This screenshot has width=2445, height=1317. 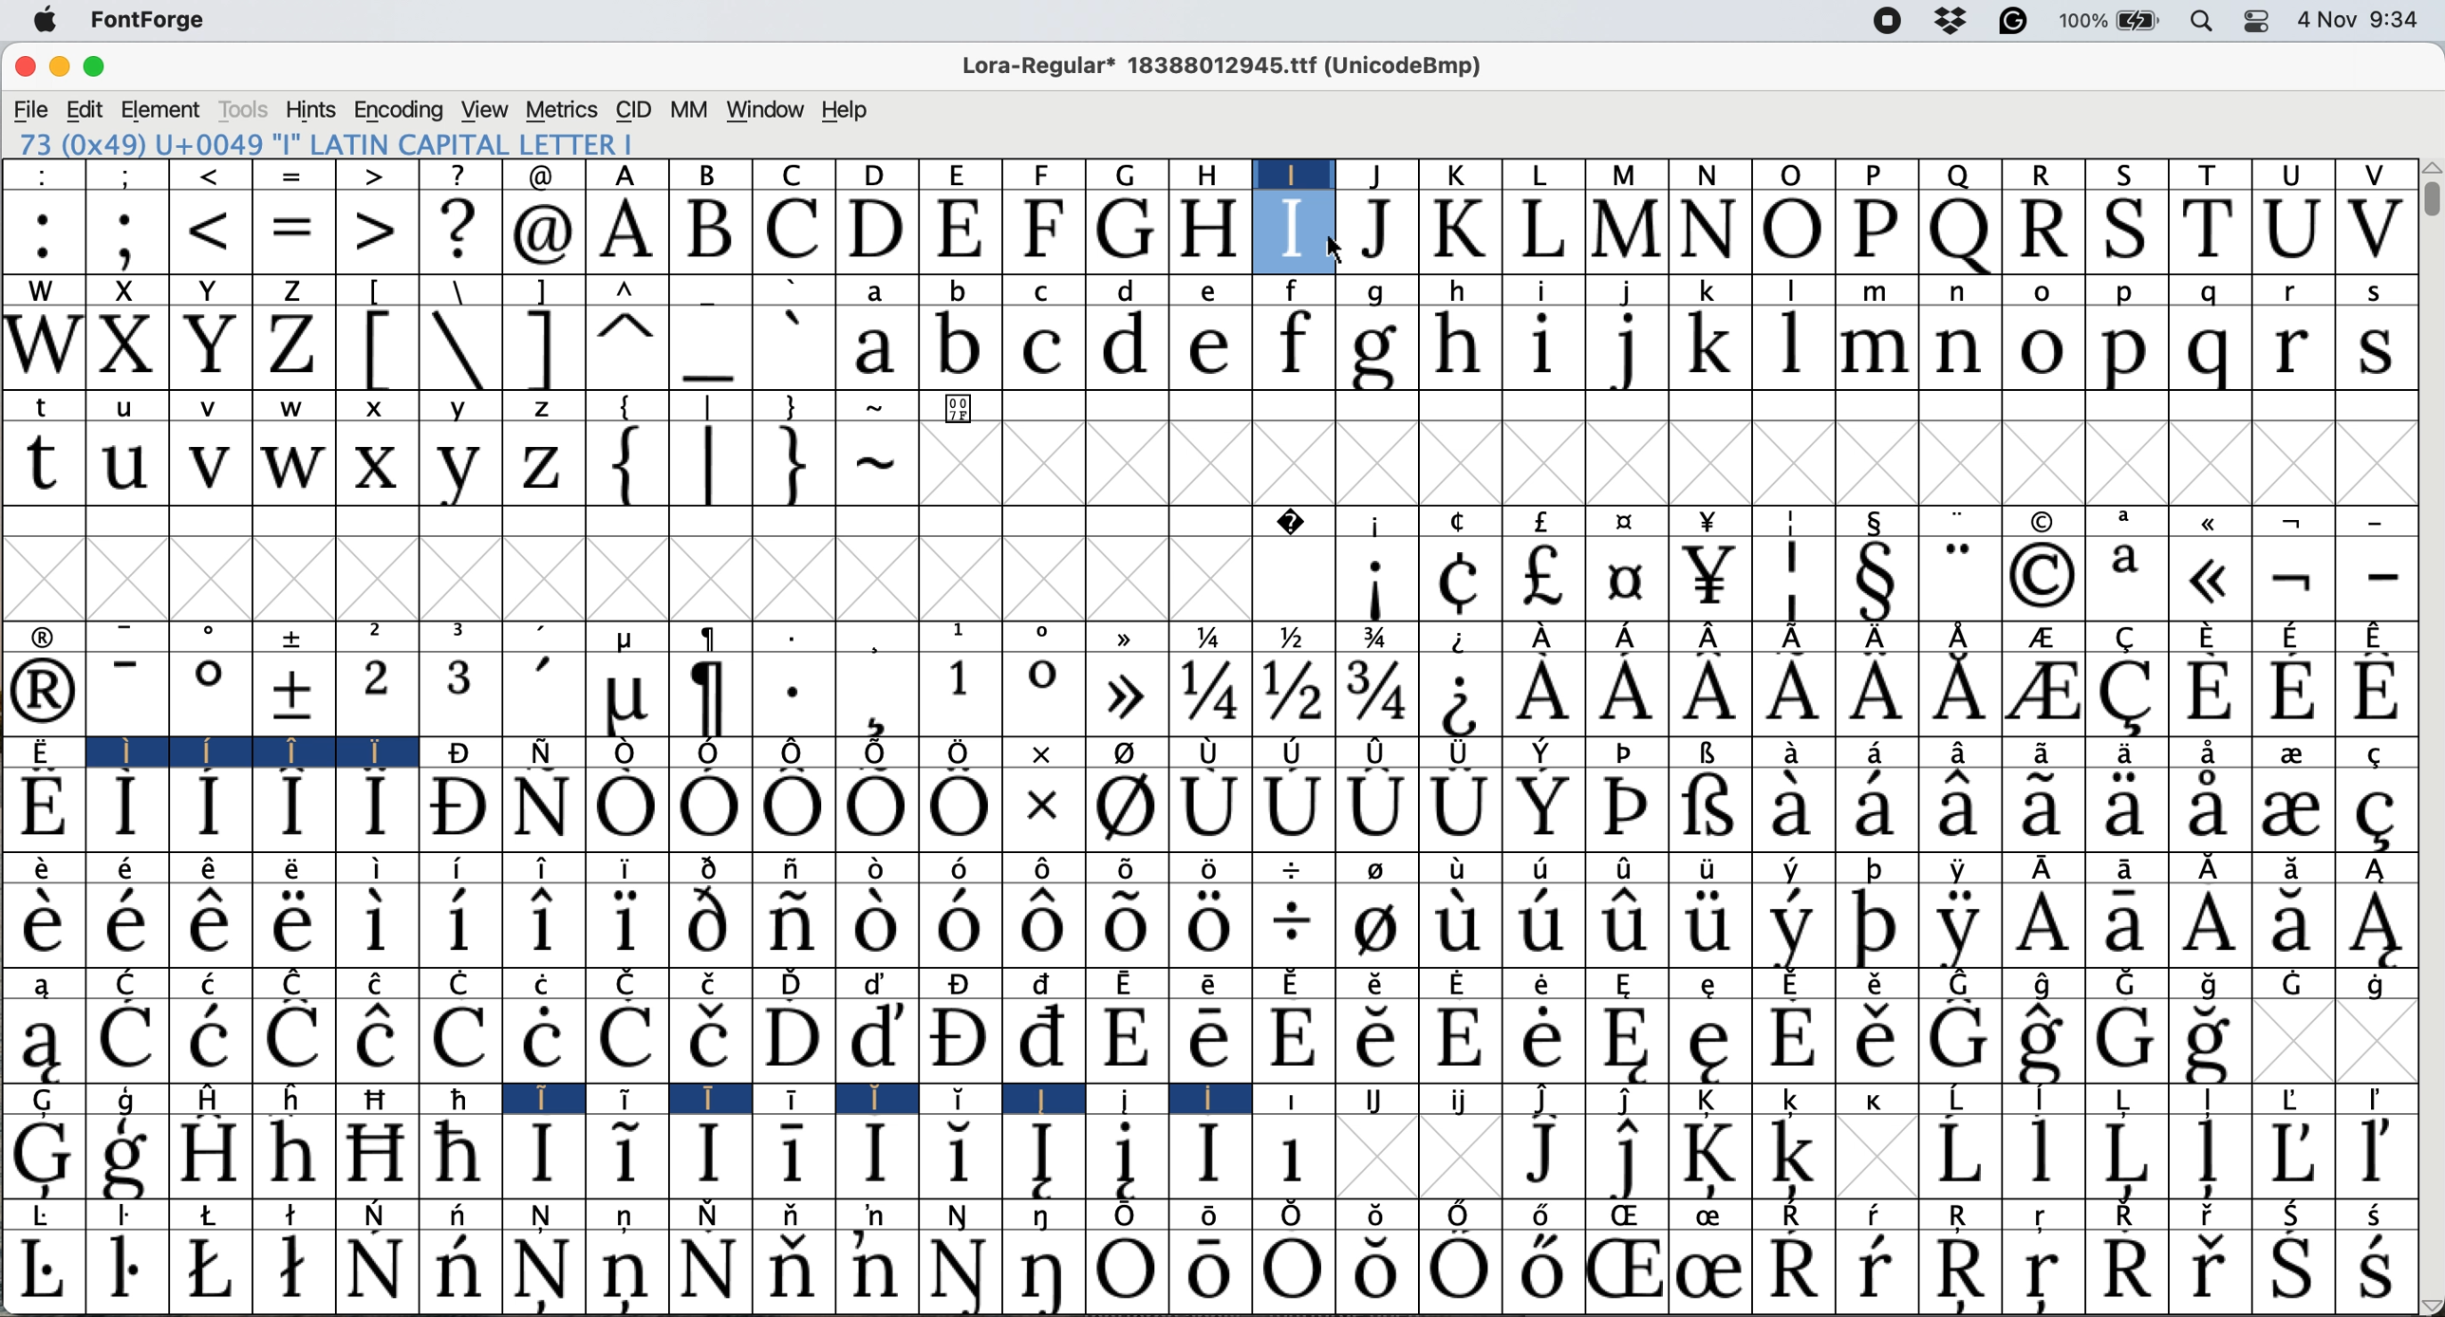 What do you see at coordinates (2128, 1216) in the screenshot?
I see `Symbol` at bounding box center [2128, 1216].